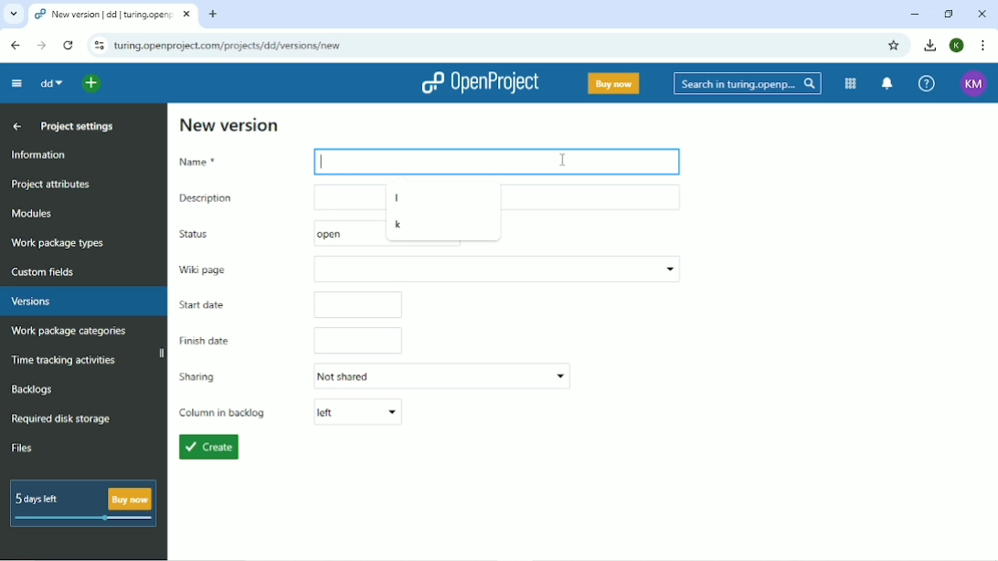 This screenshot has height=561, width=998. What do you see at coordinates (42, 45) in the screenshot?
I see `Forward` at bounding box center [42, 45].